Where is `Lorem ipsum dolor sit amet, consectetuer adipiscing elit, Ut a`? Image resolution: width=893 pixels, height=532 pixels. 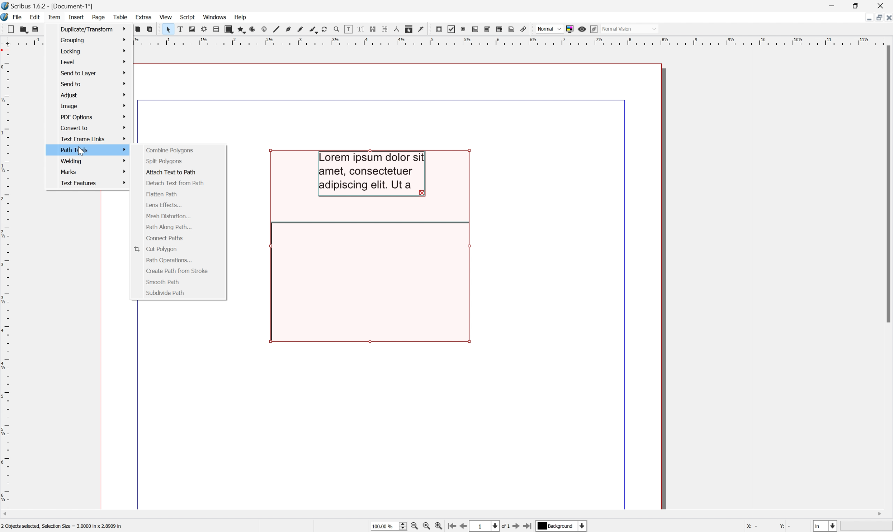
Lorem ipsum dolor sit amet, consectetuer adipiscing elit, Ut a is located at coordinates (373, 174).